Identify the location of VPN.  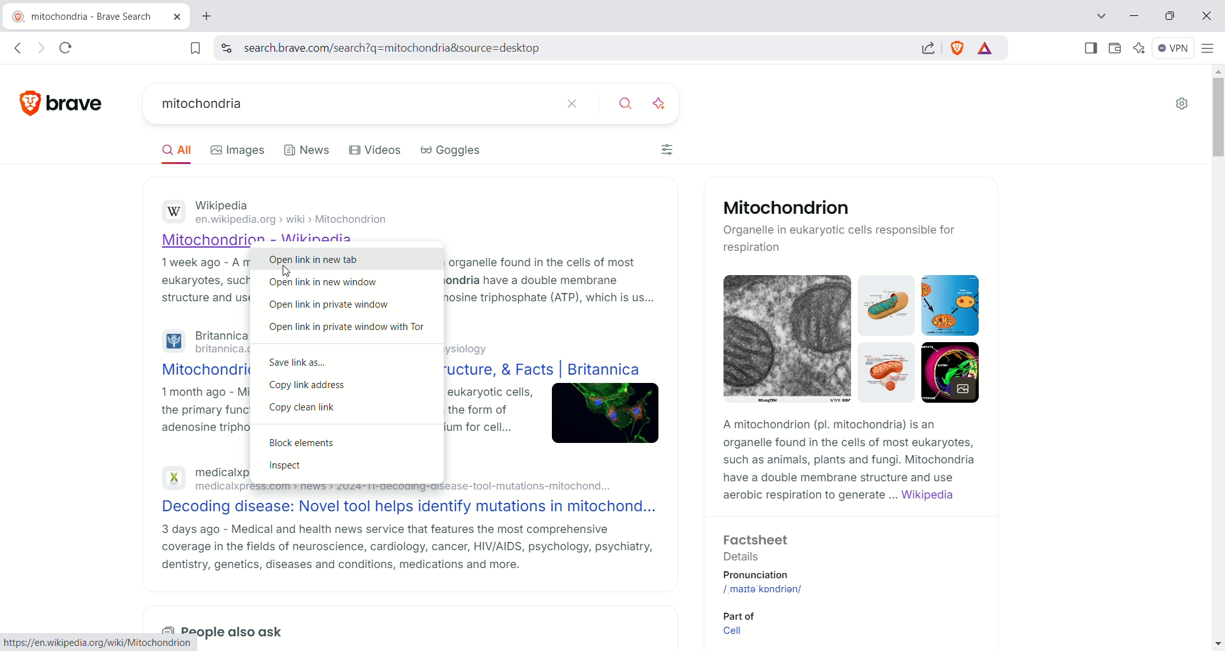
(1175, 49).